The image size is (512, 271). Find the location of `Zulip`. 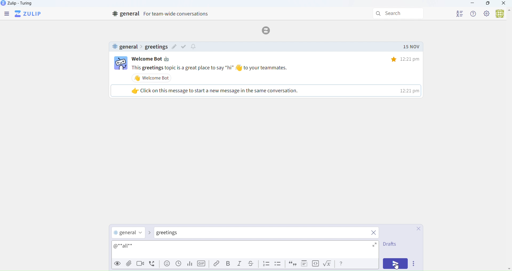

Zulip is located at coordinates (23, 4).